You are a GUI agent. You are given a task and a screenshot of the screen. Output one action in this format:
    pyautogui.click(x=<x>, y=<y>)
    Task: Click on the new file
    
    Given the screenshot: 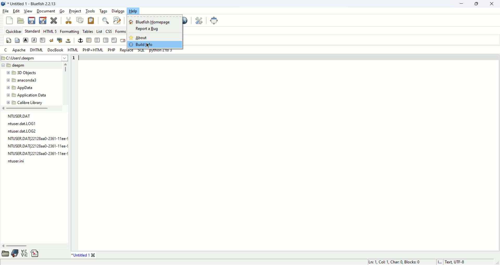 What is the action you would take?
    pyautogui.click(x=10, y=20)
    